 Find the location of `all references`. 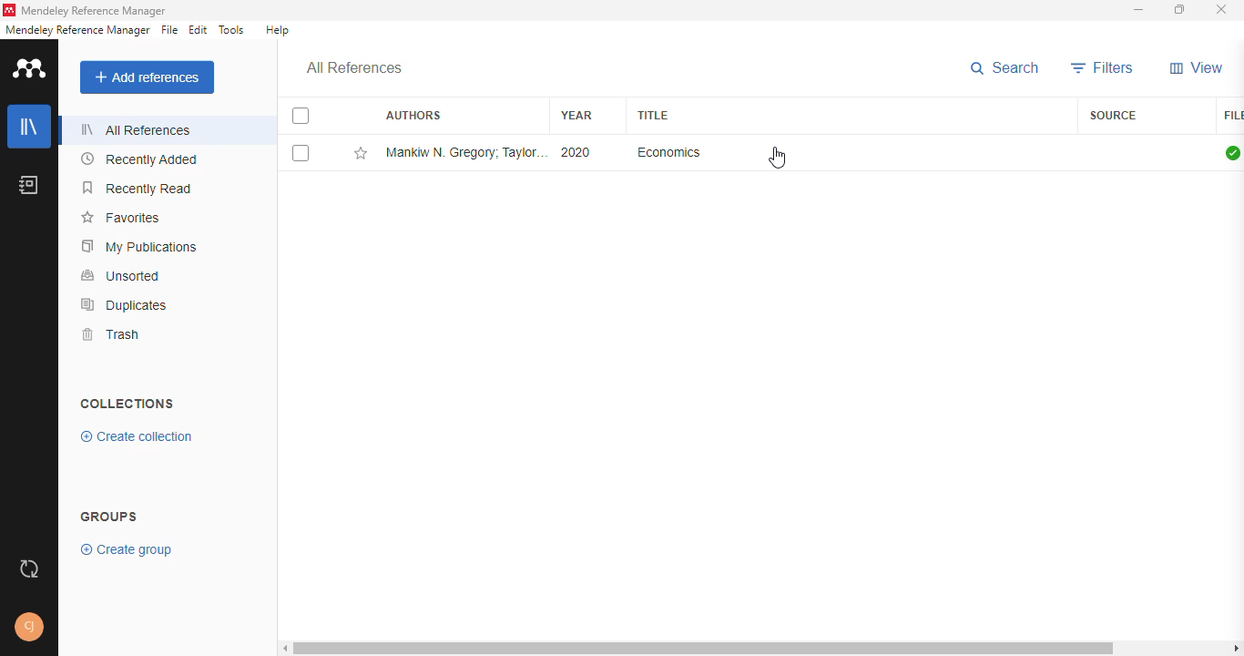

all references is located at coordinates (354, 67).